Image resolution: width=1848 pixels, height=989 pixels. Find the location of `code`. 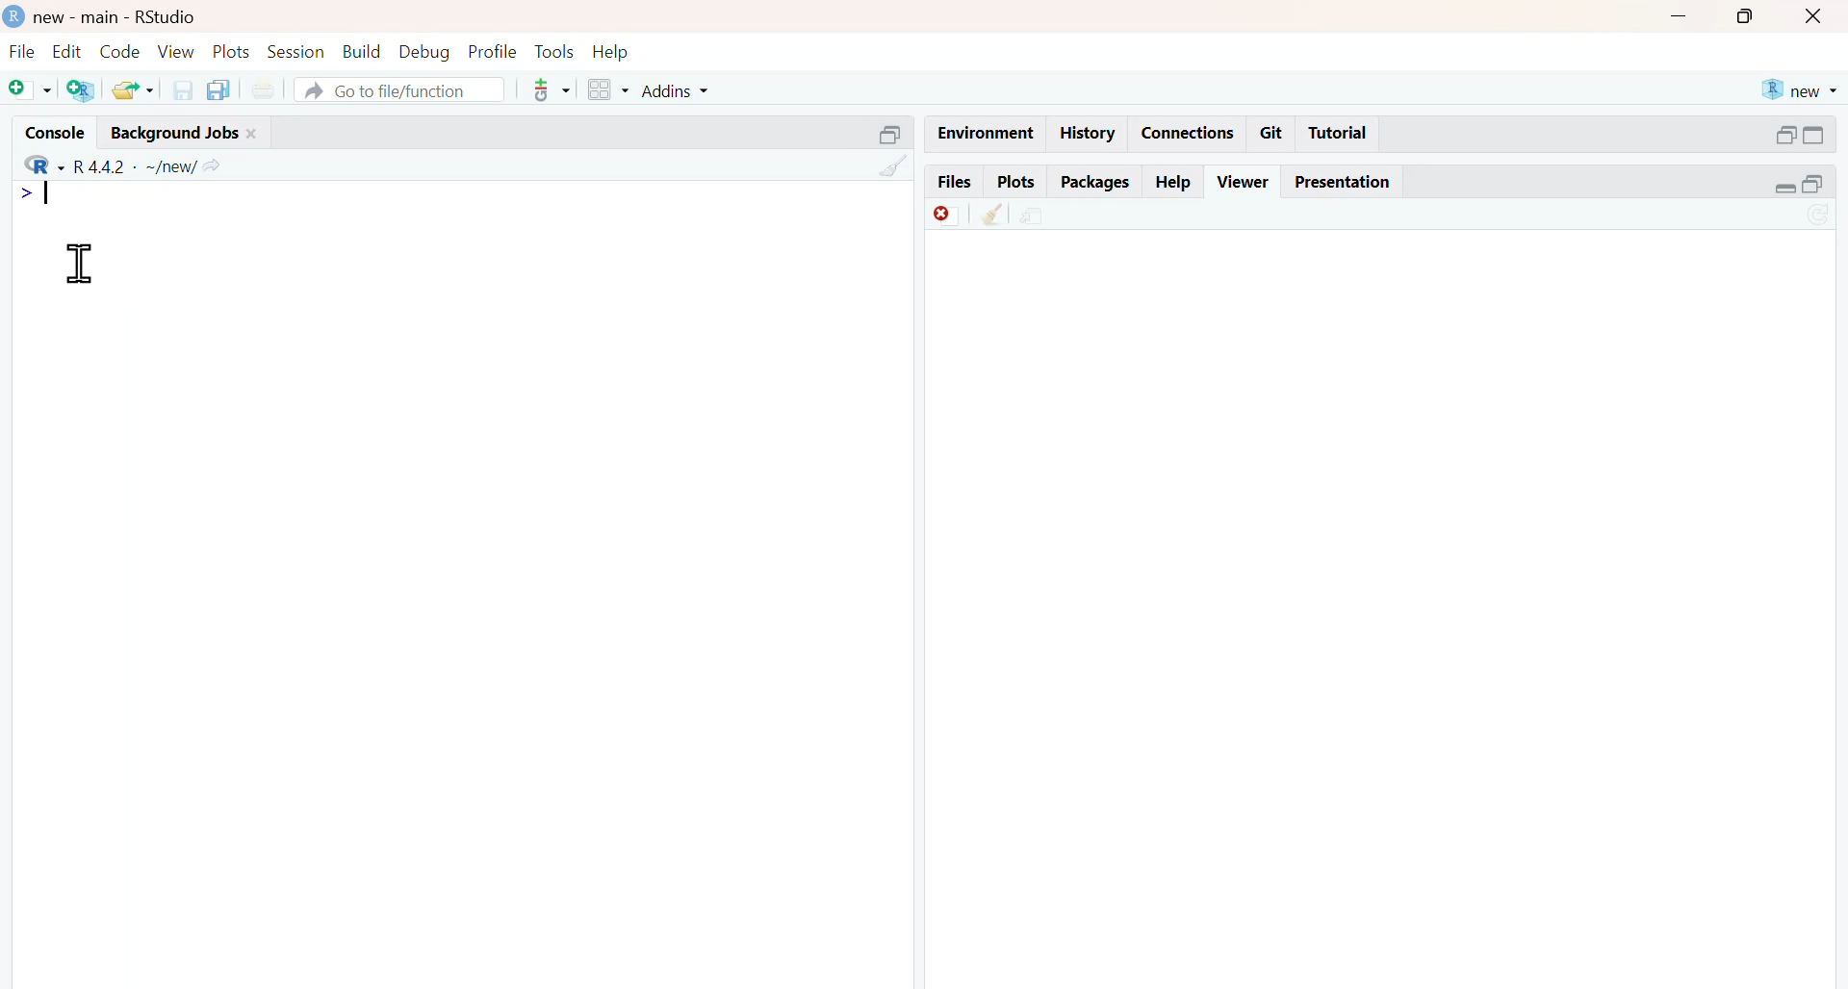

code is located at coordinates (119, 51).